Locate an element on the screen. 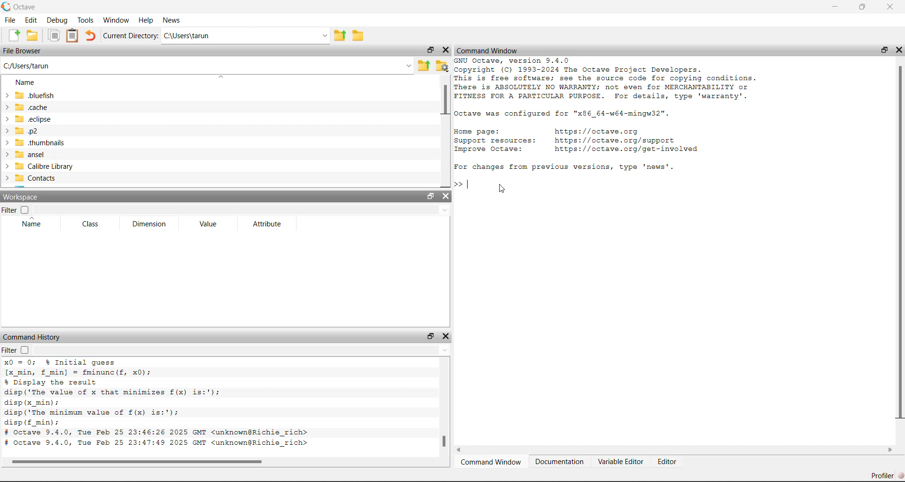 This screenshot has height=482, width=905. Close is located at coordinates (448, 196).